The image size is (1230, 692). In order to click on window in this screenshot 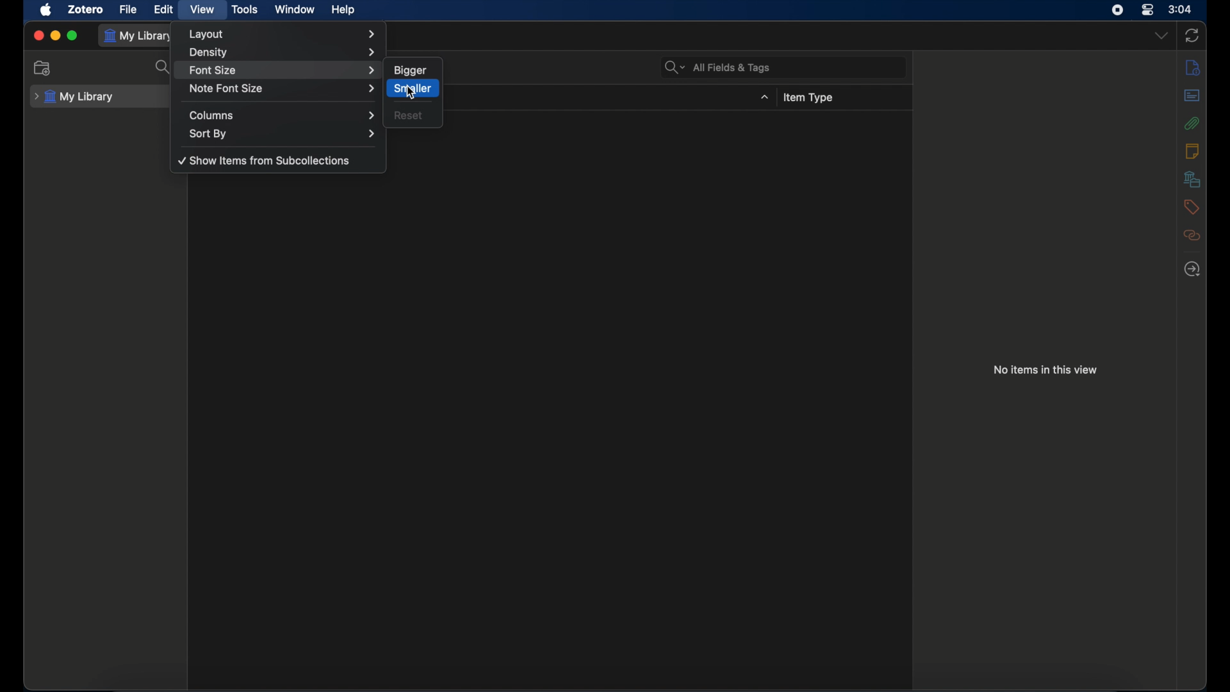, I will do `click(296, 10)`.